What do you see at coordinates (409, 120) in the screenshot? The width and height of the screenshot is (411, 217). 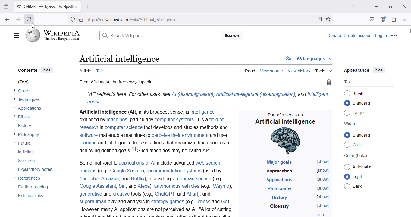 I see `Scroll bar` at bounding box center [409, 120].